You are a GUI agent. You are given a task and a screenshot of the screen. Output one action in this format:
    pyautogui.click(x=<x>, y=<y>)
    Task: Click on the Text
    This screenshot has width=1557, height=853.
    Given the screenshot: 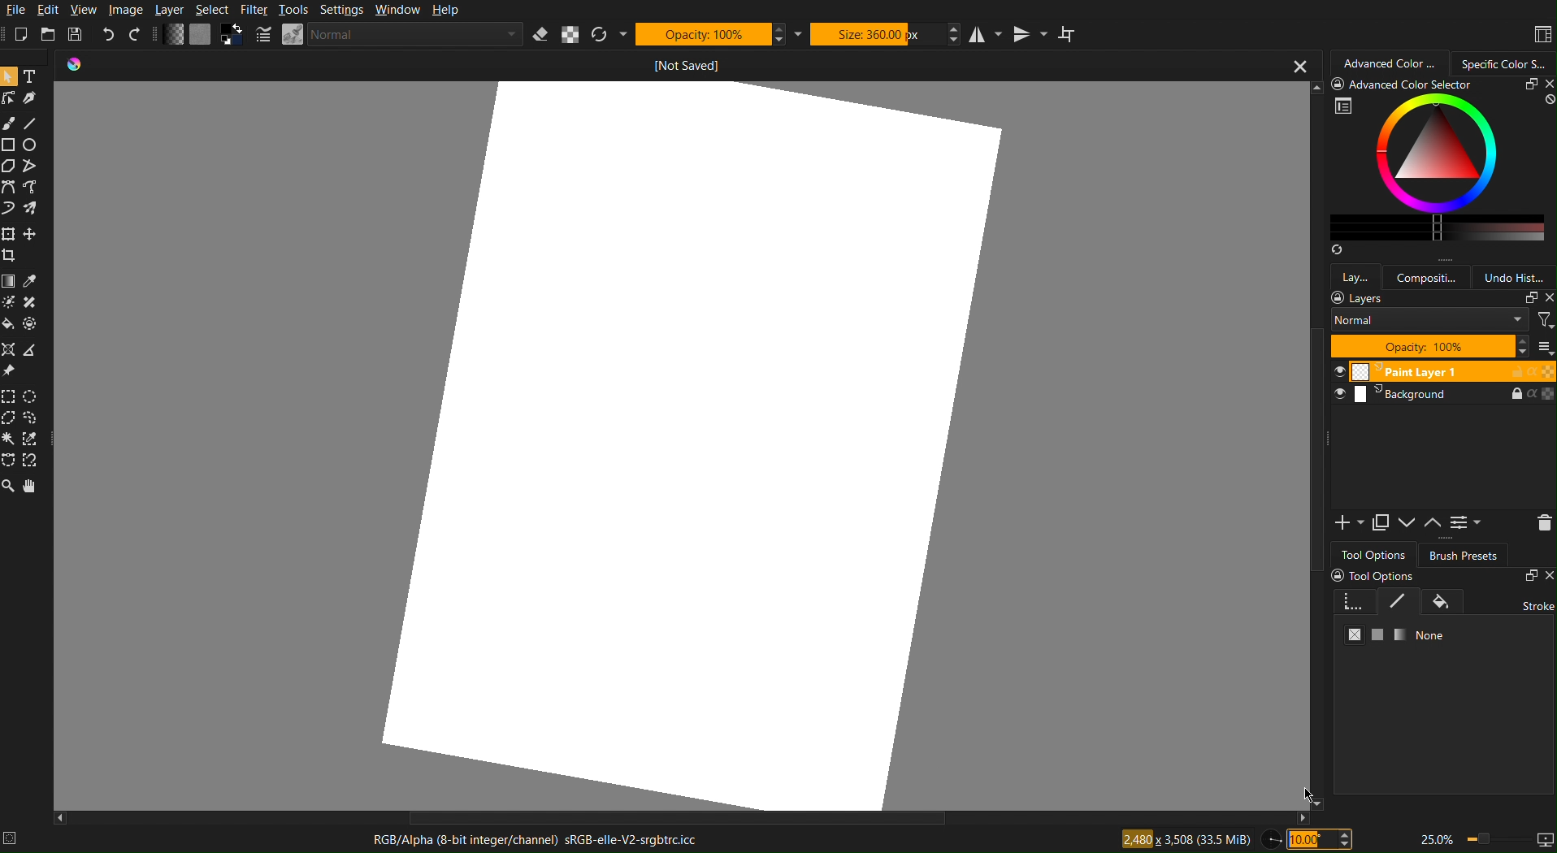 What is the action you would take?
    pyautogui.click(x=32, y=75)
    